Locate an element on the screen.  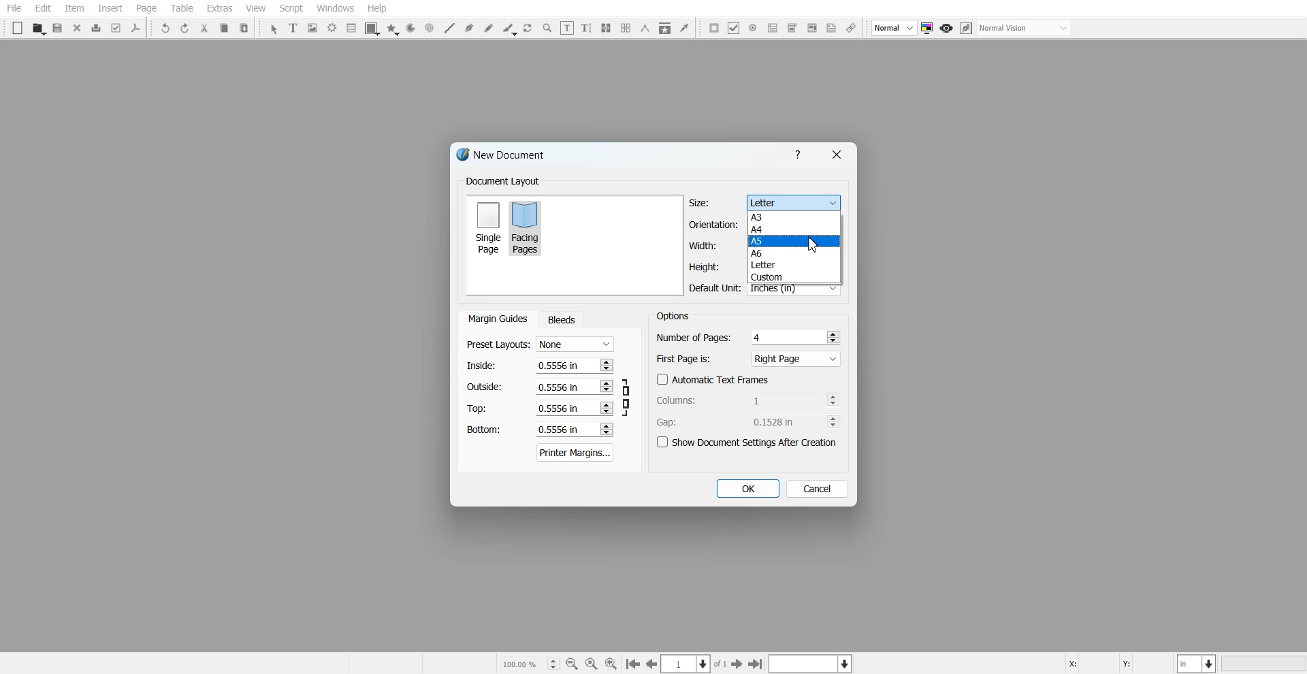
Page is located at coordinates (146, 9).